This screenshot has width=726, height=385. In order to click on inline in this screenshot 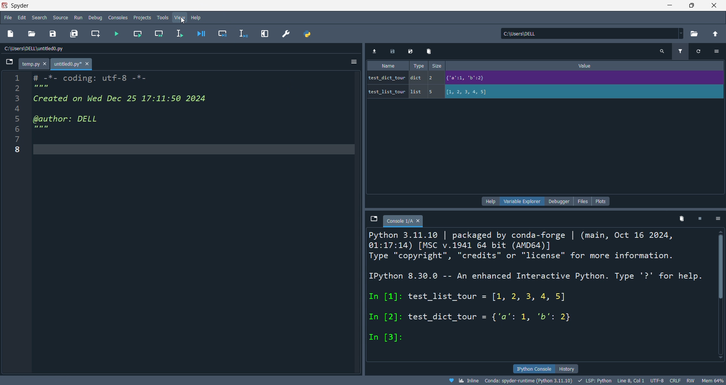, I will do `click(463, 380)`.